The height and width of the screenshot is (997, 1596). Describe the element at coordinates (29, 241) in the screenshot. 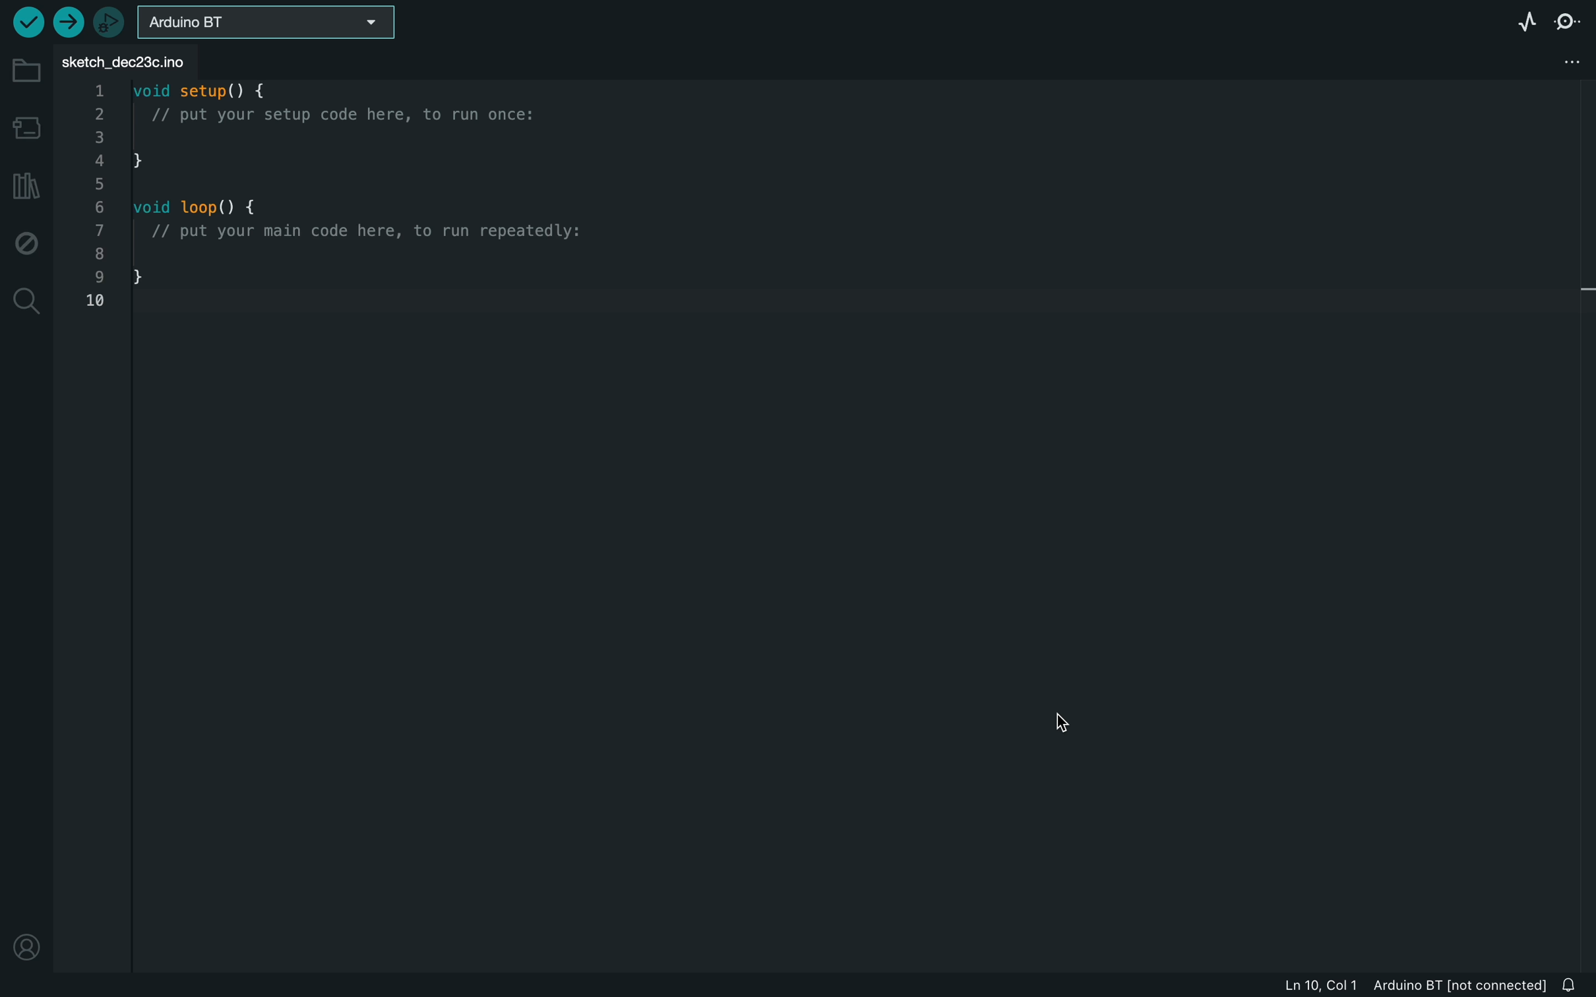

I see `debug` at that location.